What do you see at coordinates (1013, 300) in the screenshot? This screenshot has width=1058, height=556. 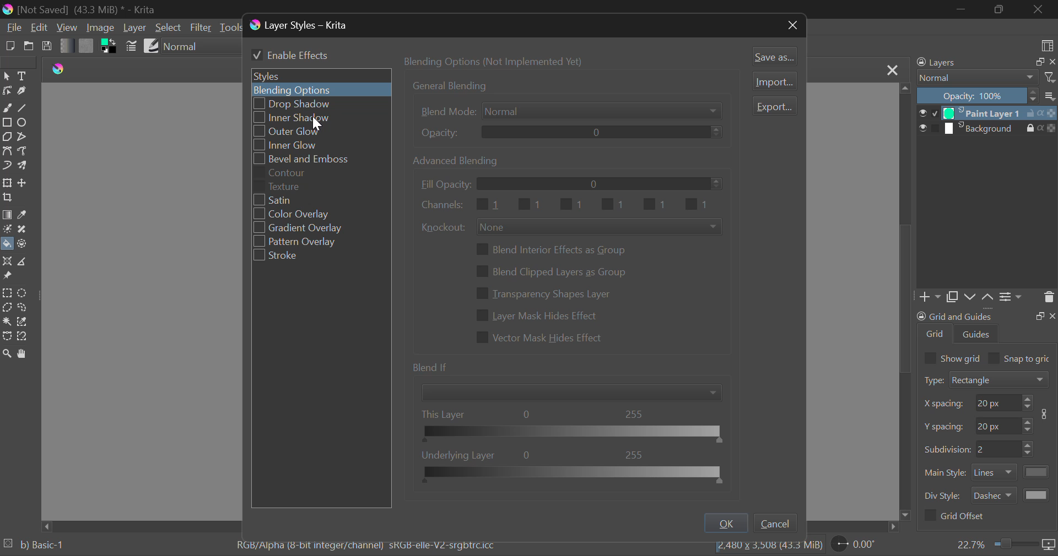 I see `Settings` at bounding box center [1013, 300].